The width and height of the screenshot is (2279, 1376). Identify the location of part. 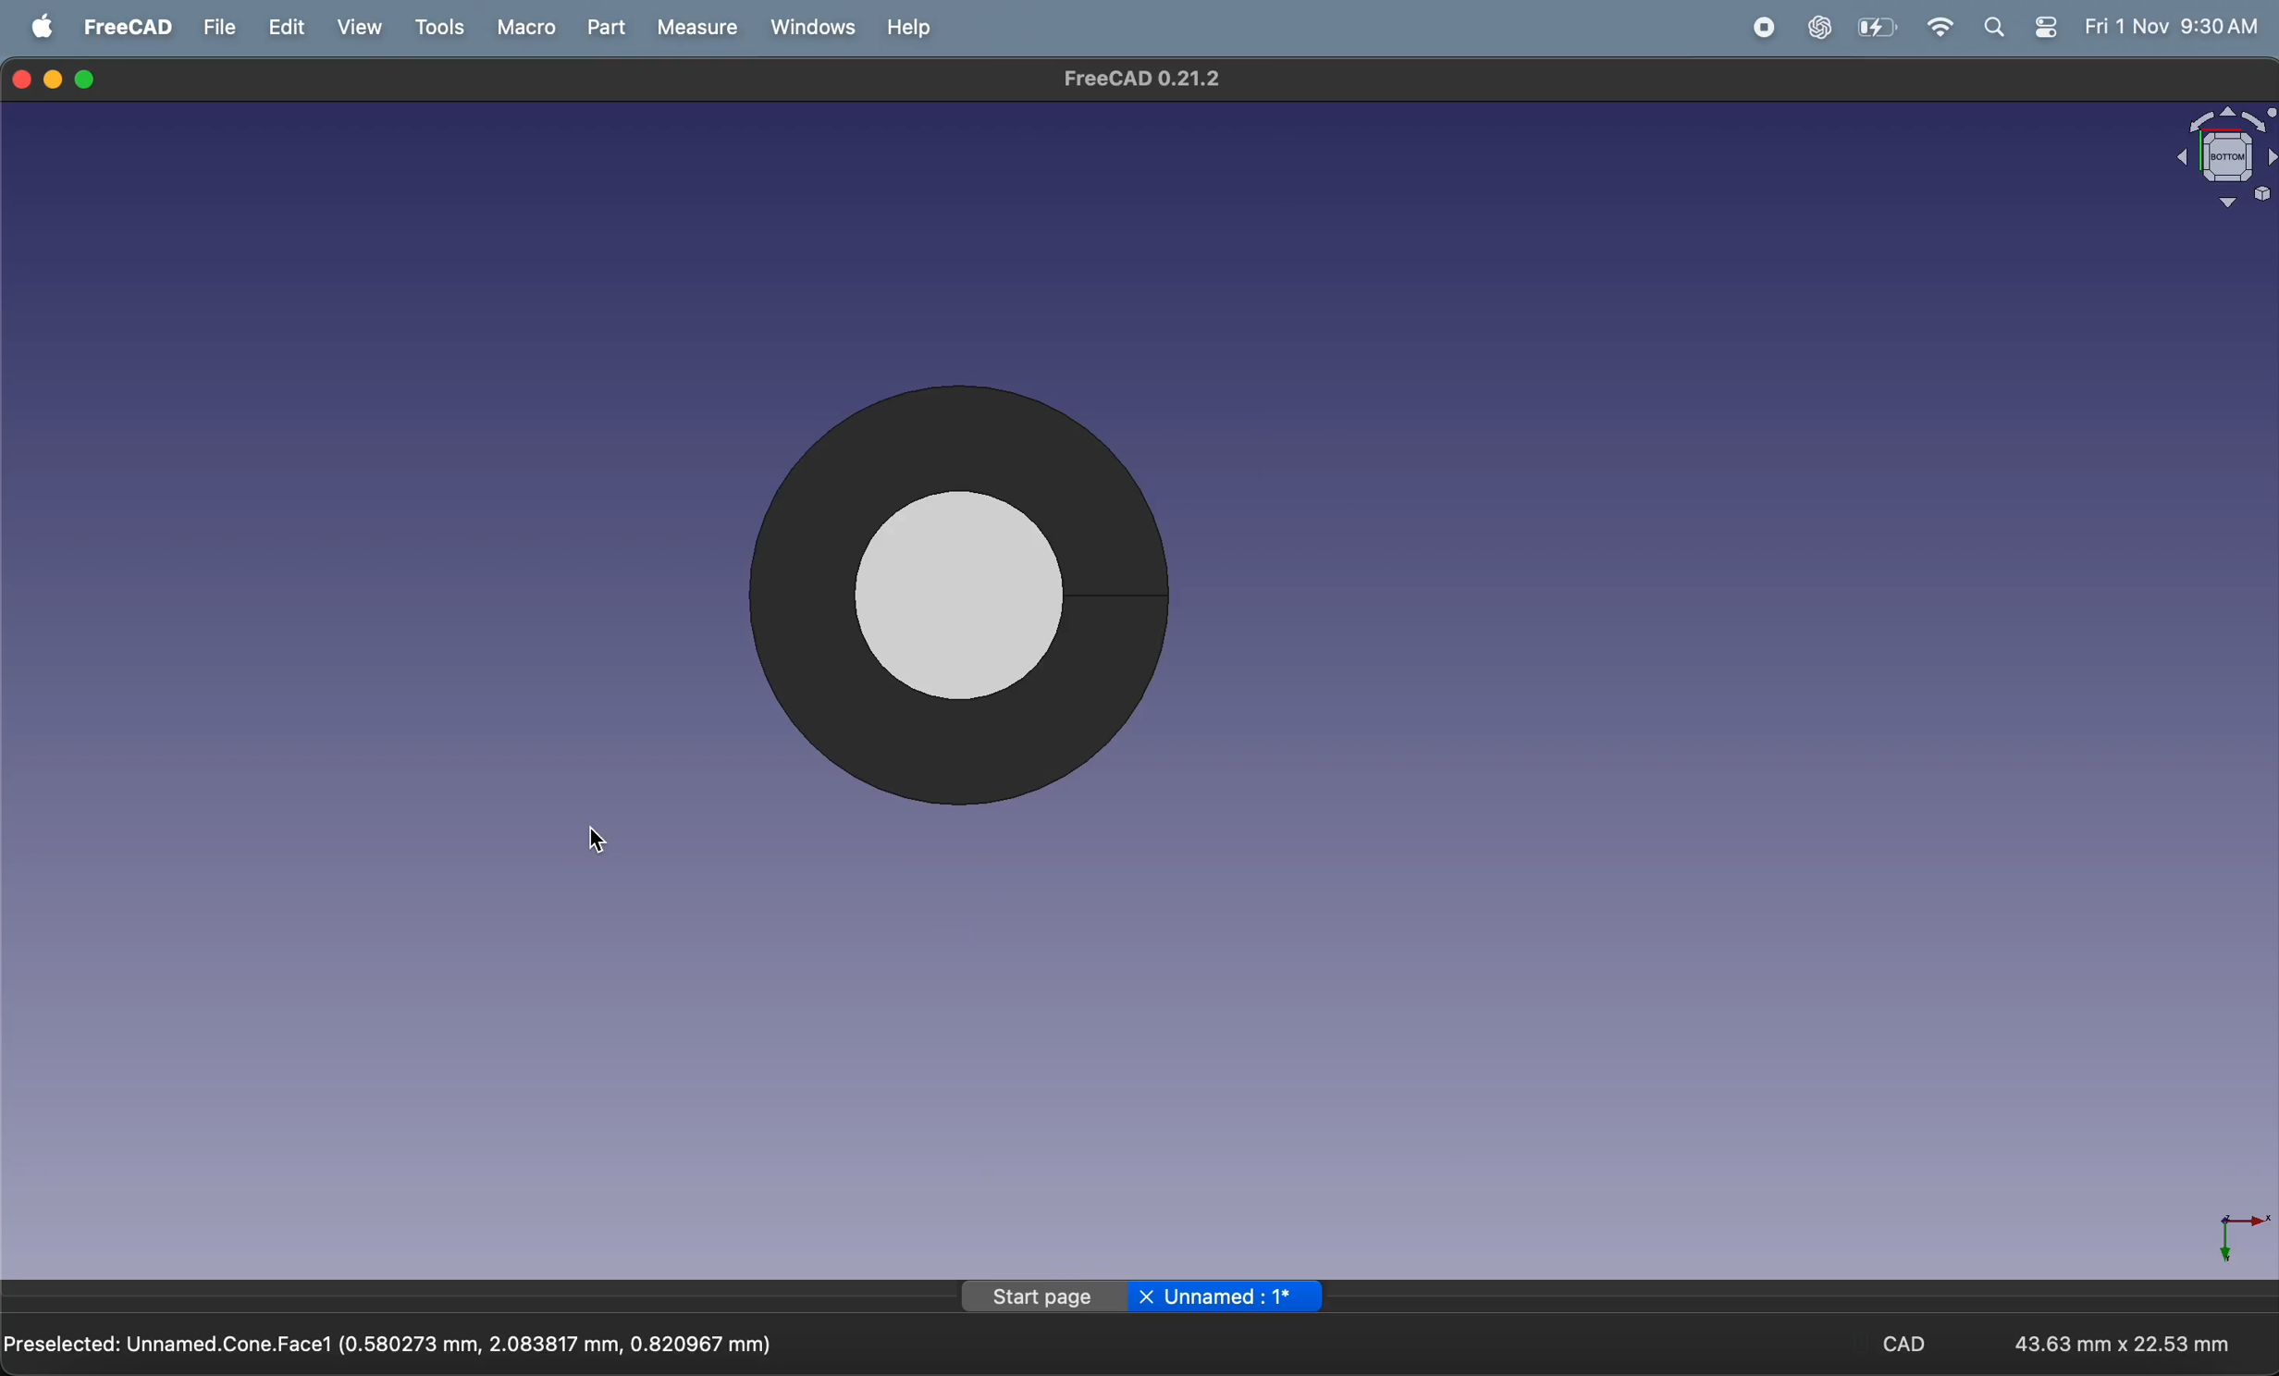
(598, 28).